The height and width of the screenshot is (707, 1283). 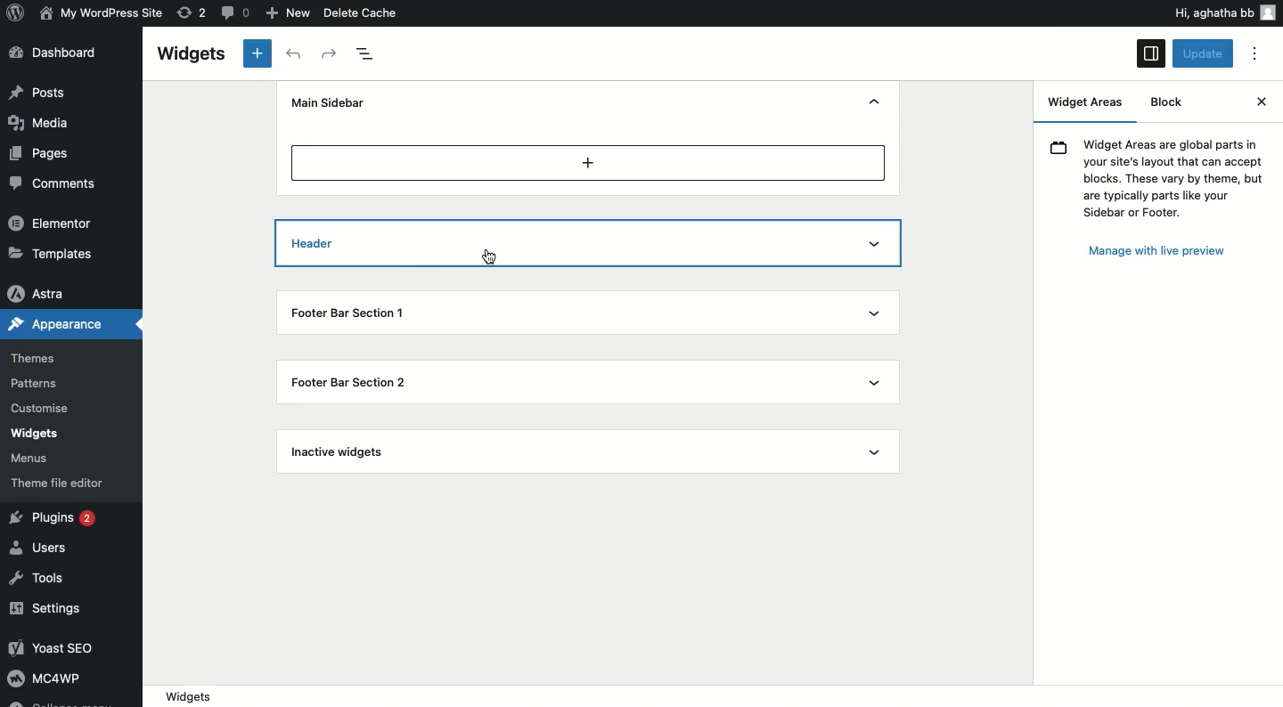 What do you see at coordinates (55, 322) in the screenshot?
I see `Appearance` at bounding box center [55, 322].